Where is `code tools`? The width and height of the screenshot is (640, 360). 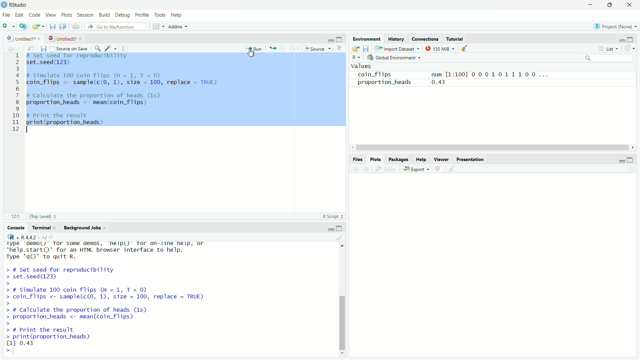 code tools is located at coordinates (111, 48).